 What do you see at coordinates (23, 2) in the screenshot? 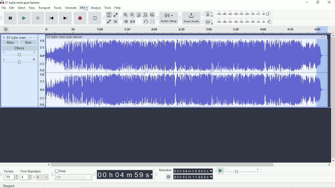
I see `01 tujhe main pyar karoon` at bounding box center [23, 2].